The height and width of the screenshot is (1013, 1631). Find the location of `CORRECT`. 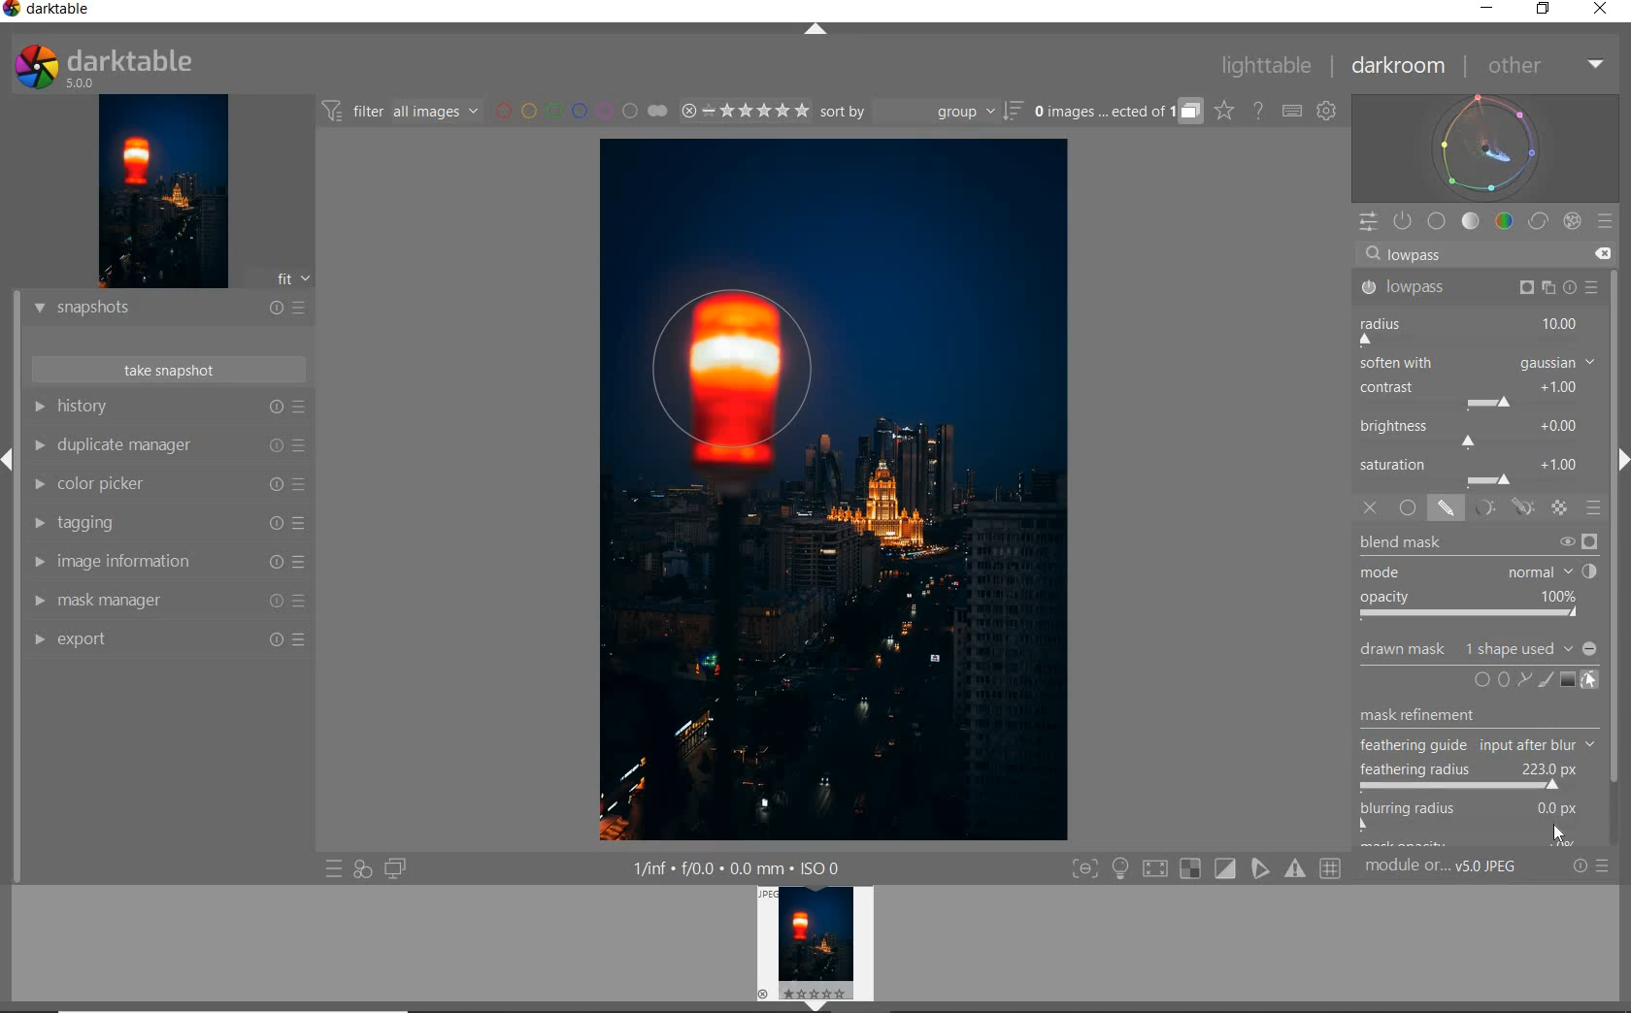

CORRECT is located at coordinates (1538, 221).